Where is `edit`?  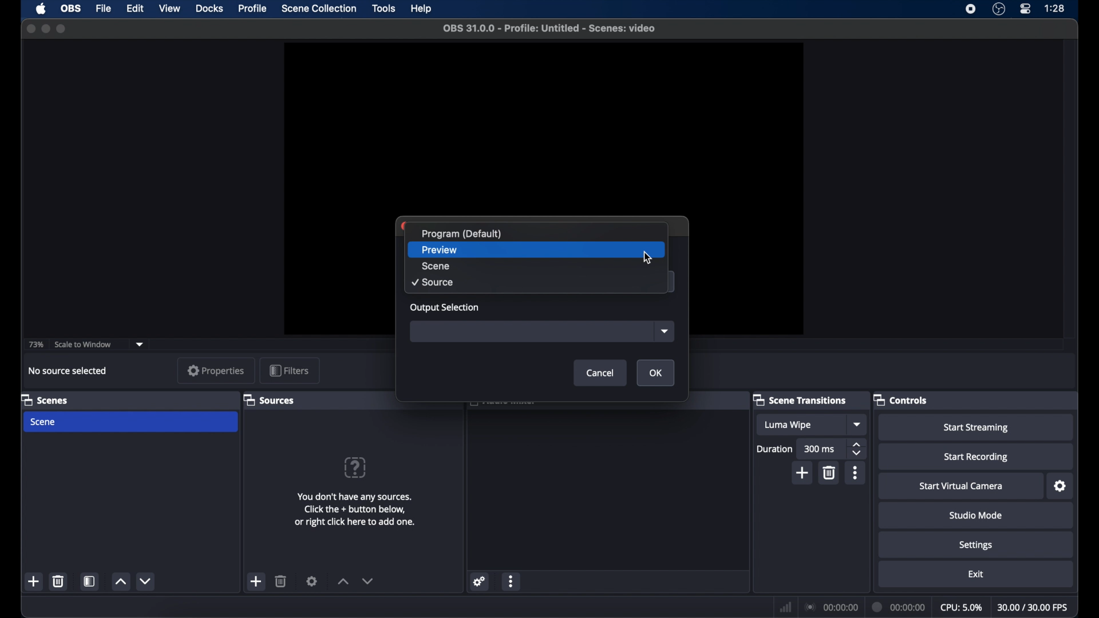 edit is located at coordinates (135, 9).